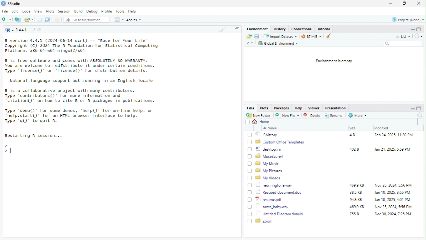 The image size is (426, 240). Describe the element at coordinates (250, 43) in the screenshot. I see `R` at that location.